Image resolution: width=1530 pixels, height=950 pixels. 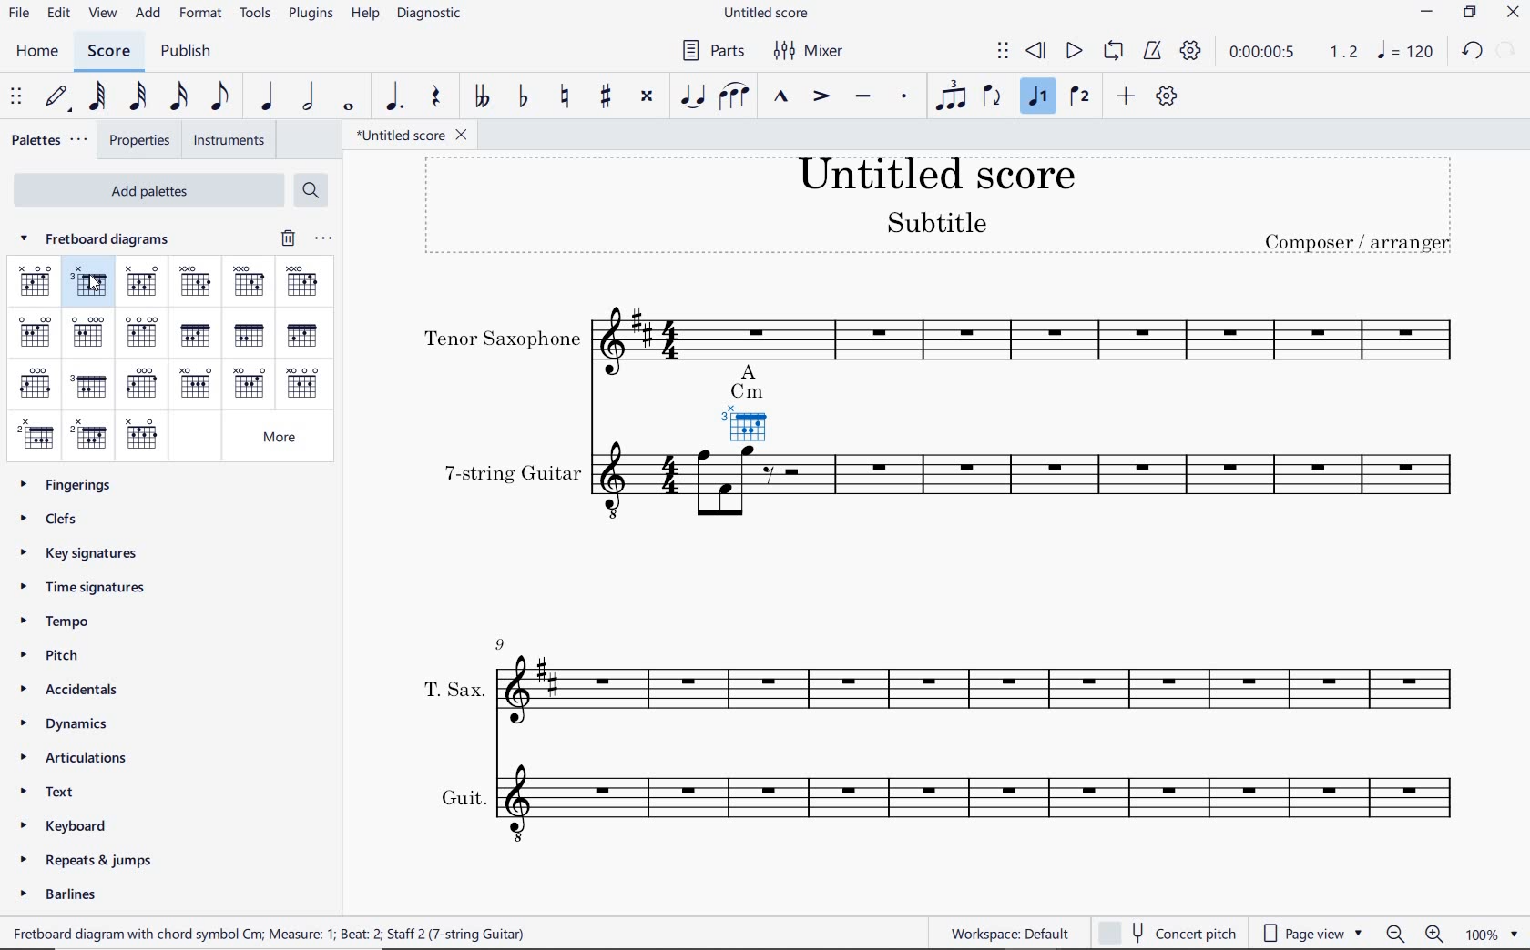 What do you see at coordinates (347, 109) in the screenshot?
I see `WHOLE NOTE` at bounding box center [347, 109].